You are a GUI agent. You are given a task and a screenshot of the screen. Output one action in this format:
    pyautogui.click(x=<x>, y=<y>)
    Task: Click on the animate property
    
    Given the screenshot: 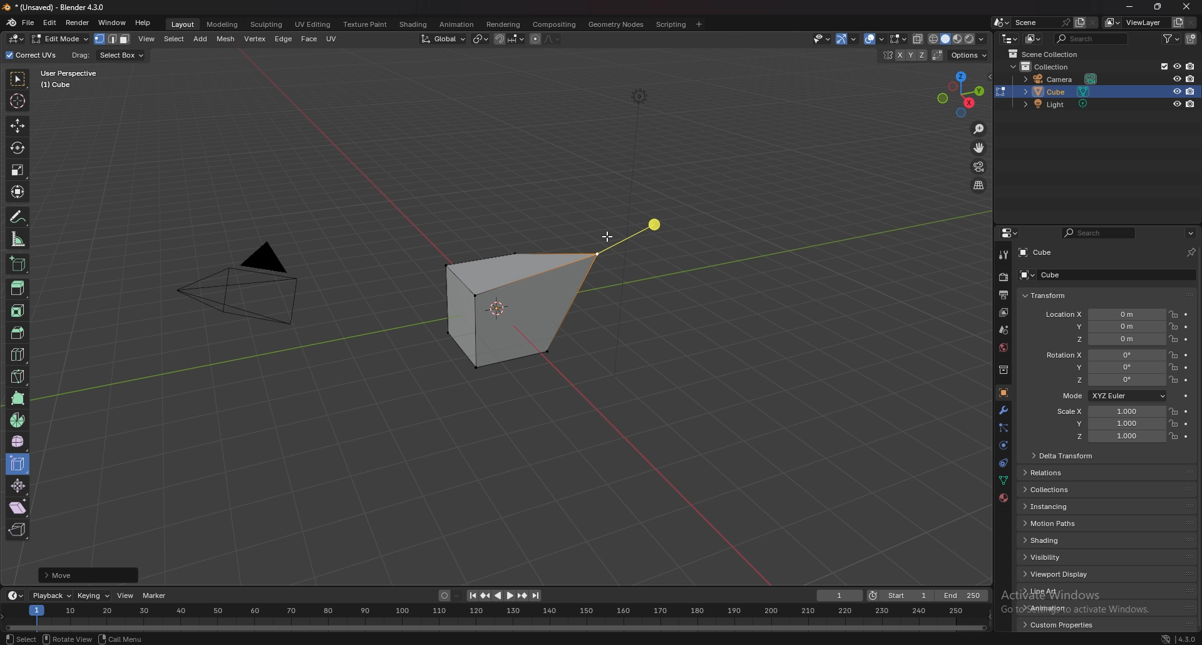 What is the action you would take?
    pyautogui.click(x=1185, y=395)
    